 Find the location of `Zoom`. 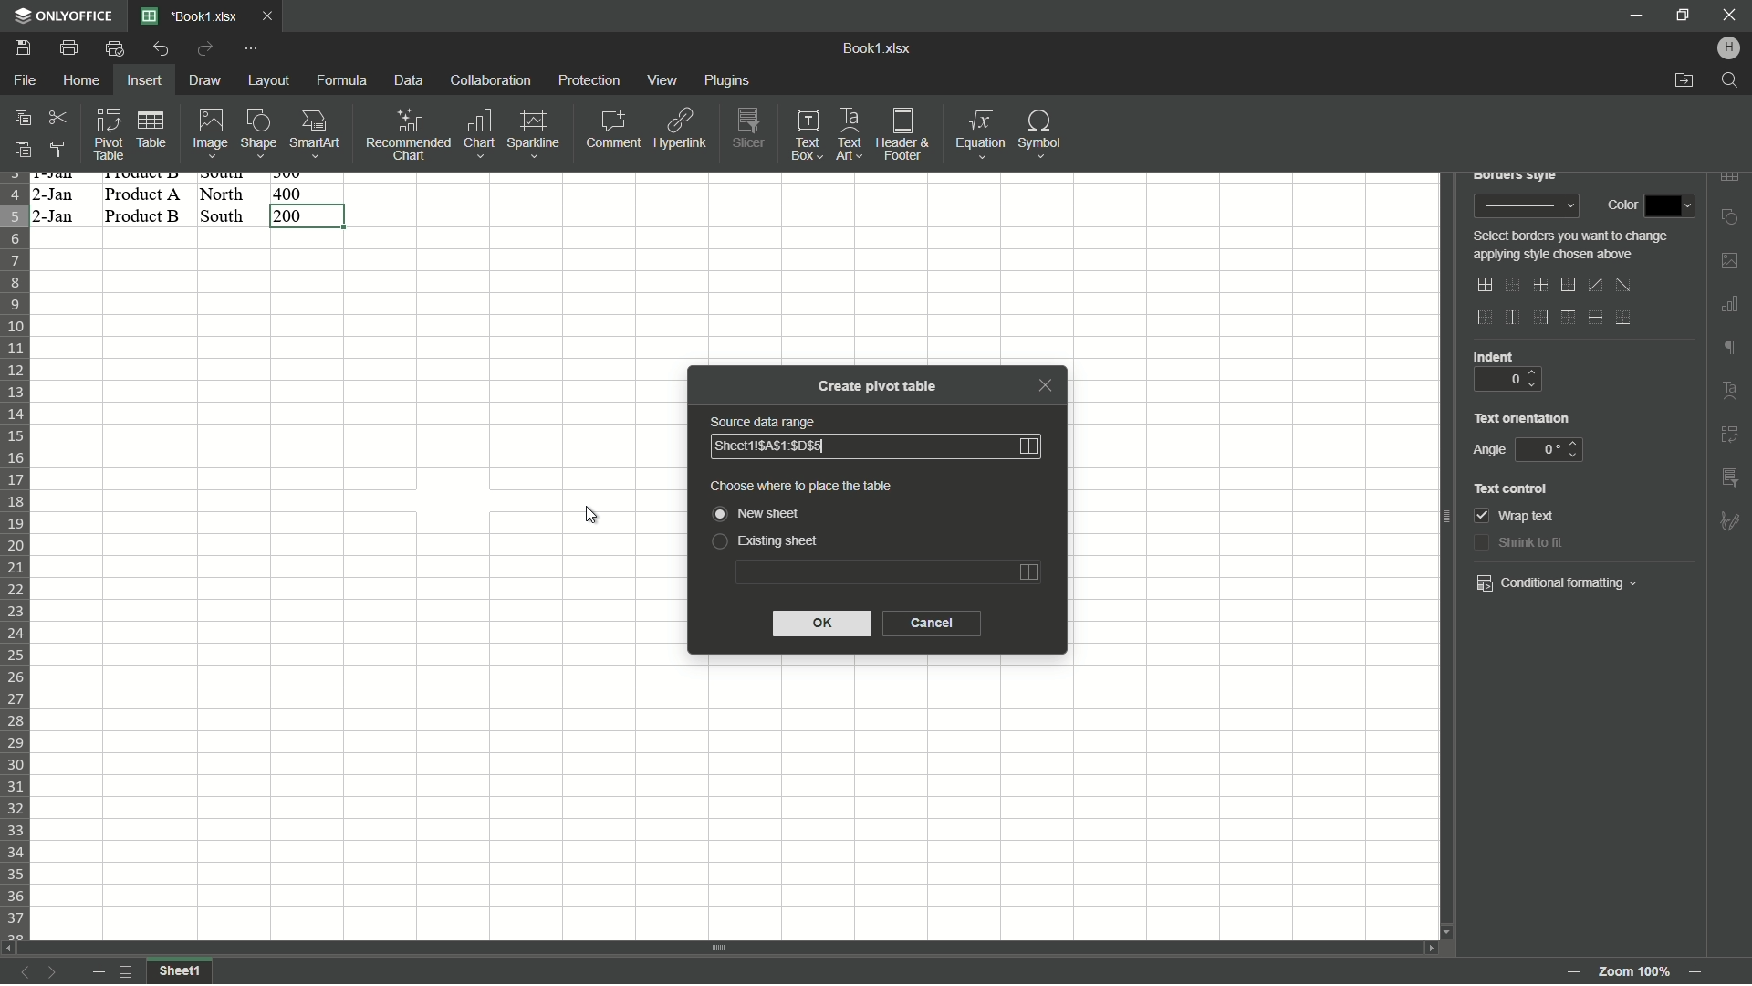

Zoom is located at coordinates (1696, 975).